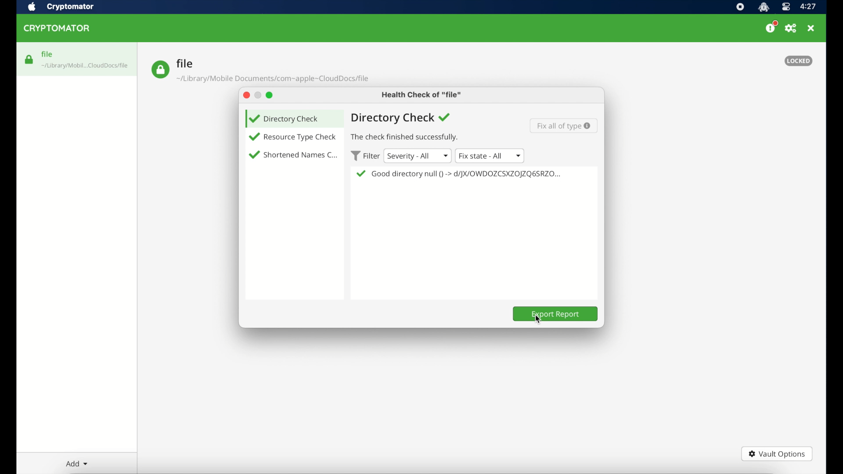  I want to click on shortened names, so click(301, 155).